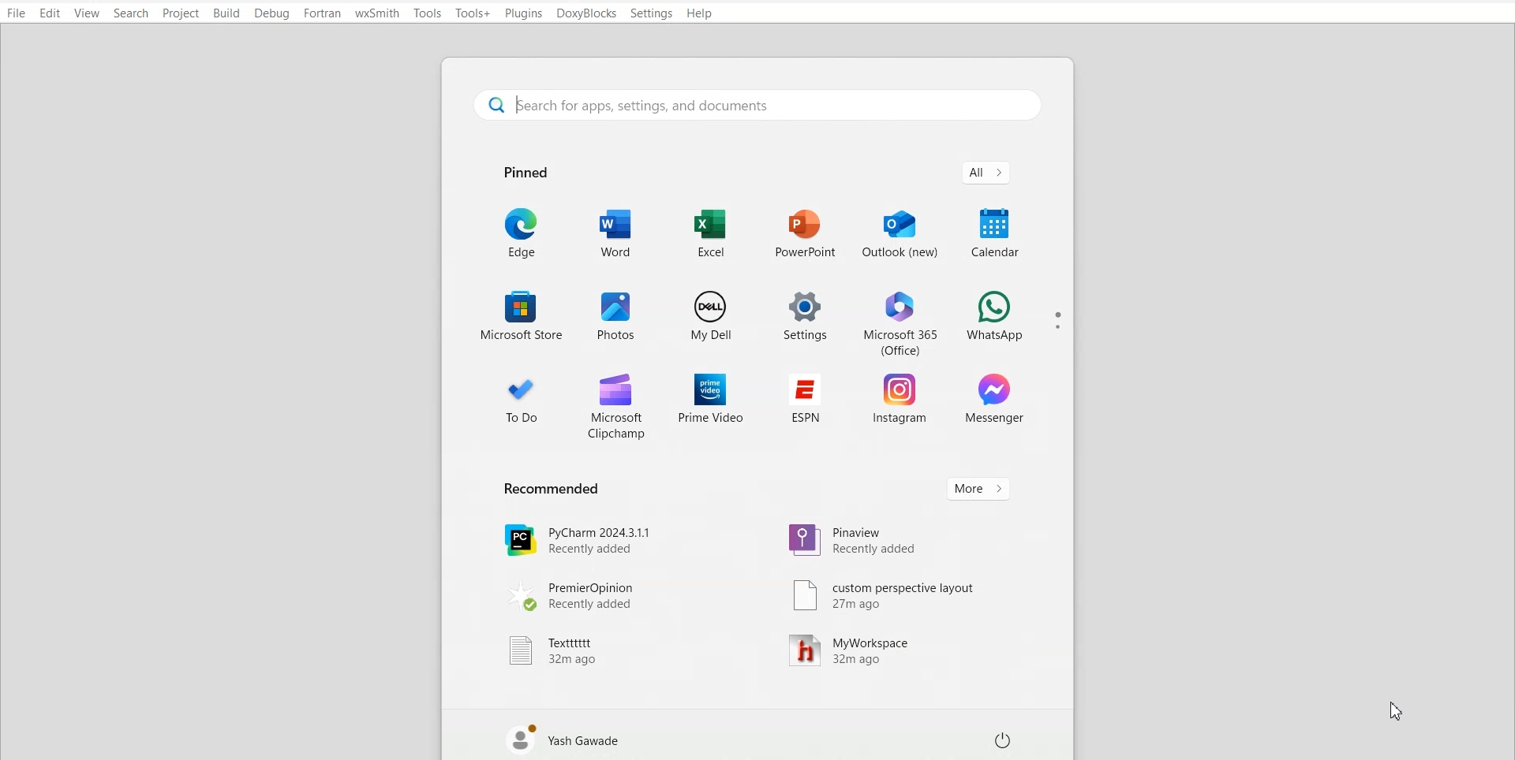 This screenshot has width=1515, height=760. Describe the element at coordinates (50, 13) in the screenshot. I see `Edit` at that location.